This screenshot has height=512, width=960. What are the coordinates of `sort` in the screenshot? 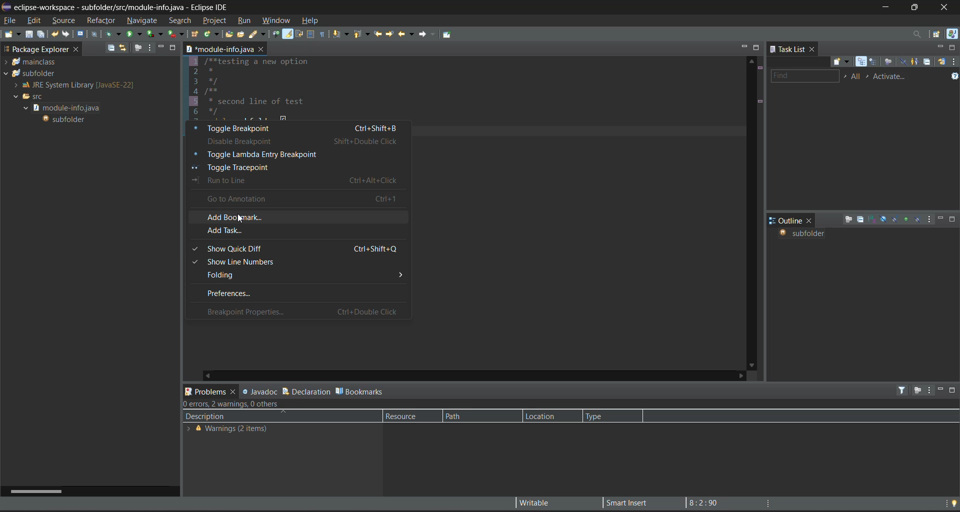 It's located at (872, 219).